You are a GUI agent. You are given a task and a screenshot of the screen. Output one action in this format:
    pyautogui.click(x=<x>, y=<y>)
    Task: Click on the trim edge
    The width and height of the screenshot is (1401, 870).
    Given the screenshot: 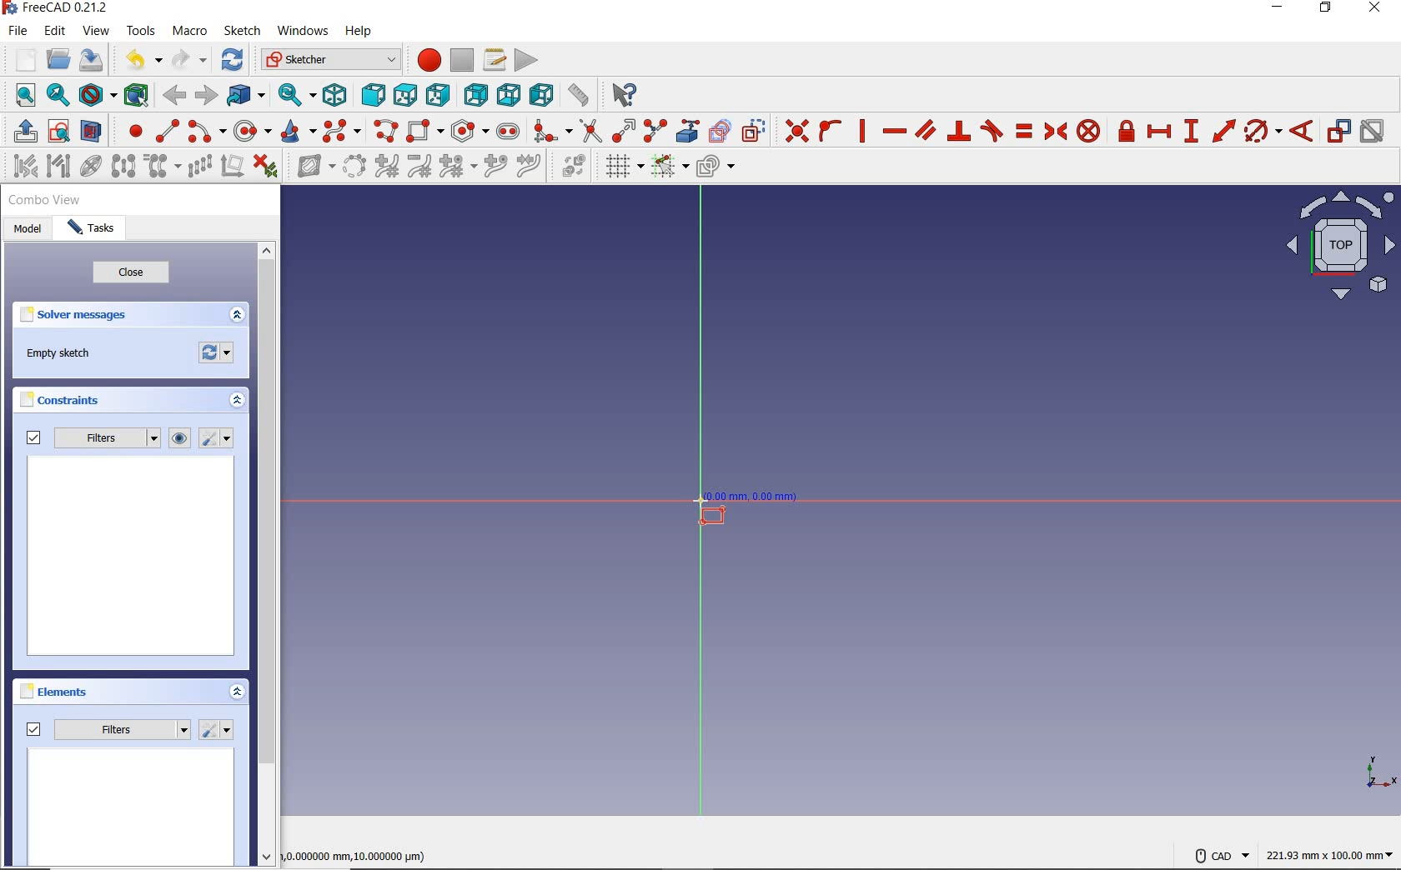 What is the action you would take?
    pyautogui.click(x=590, y=131)
    